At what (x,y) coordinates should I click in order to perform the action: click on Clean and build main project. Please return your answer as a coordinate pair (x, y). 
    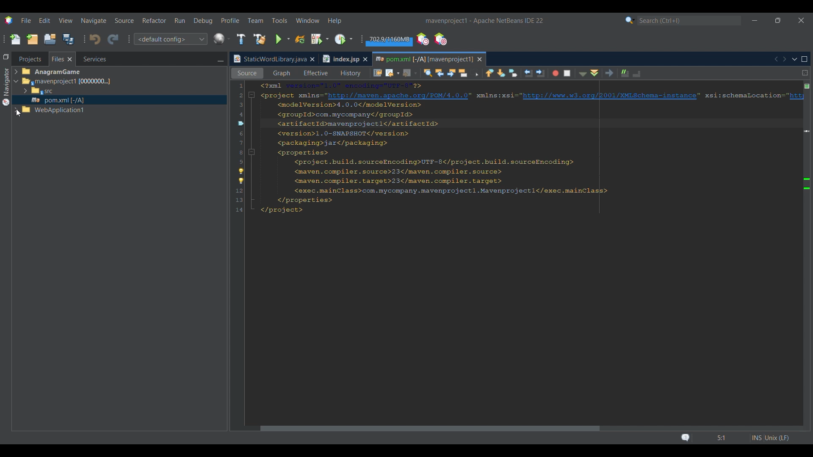
    Looking at the image, I should click on (260, 39).